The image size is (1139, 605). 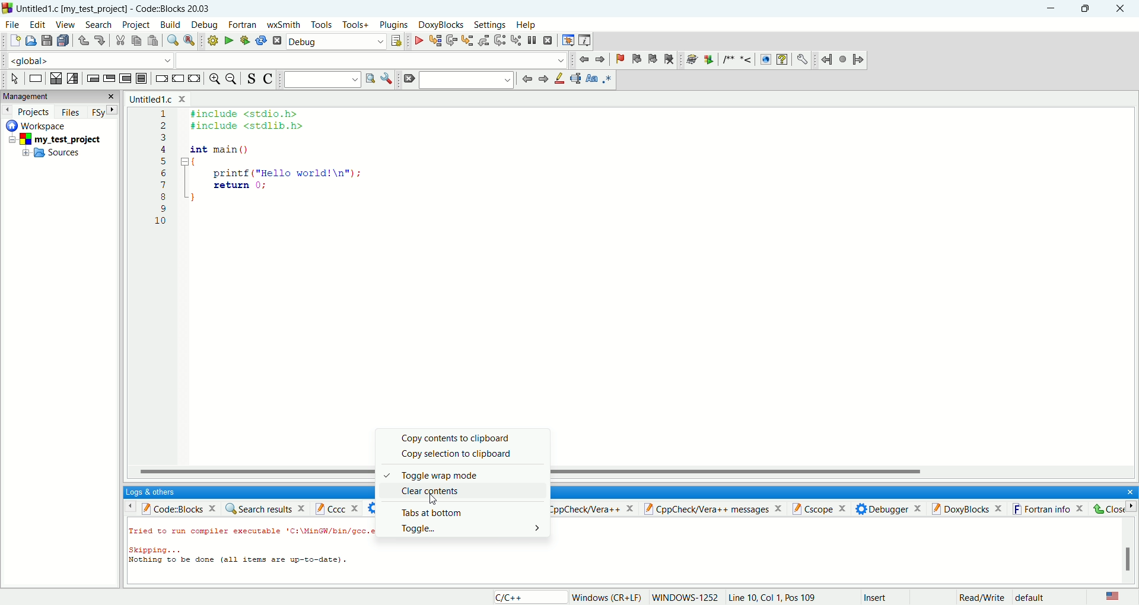 What do you see at coordinates (266, 79) in the screenshot?
I see `toggle comment` at bounding box center [266, 79].